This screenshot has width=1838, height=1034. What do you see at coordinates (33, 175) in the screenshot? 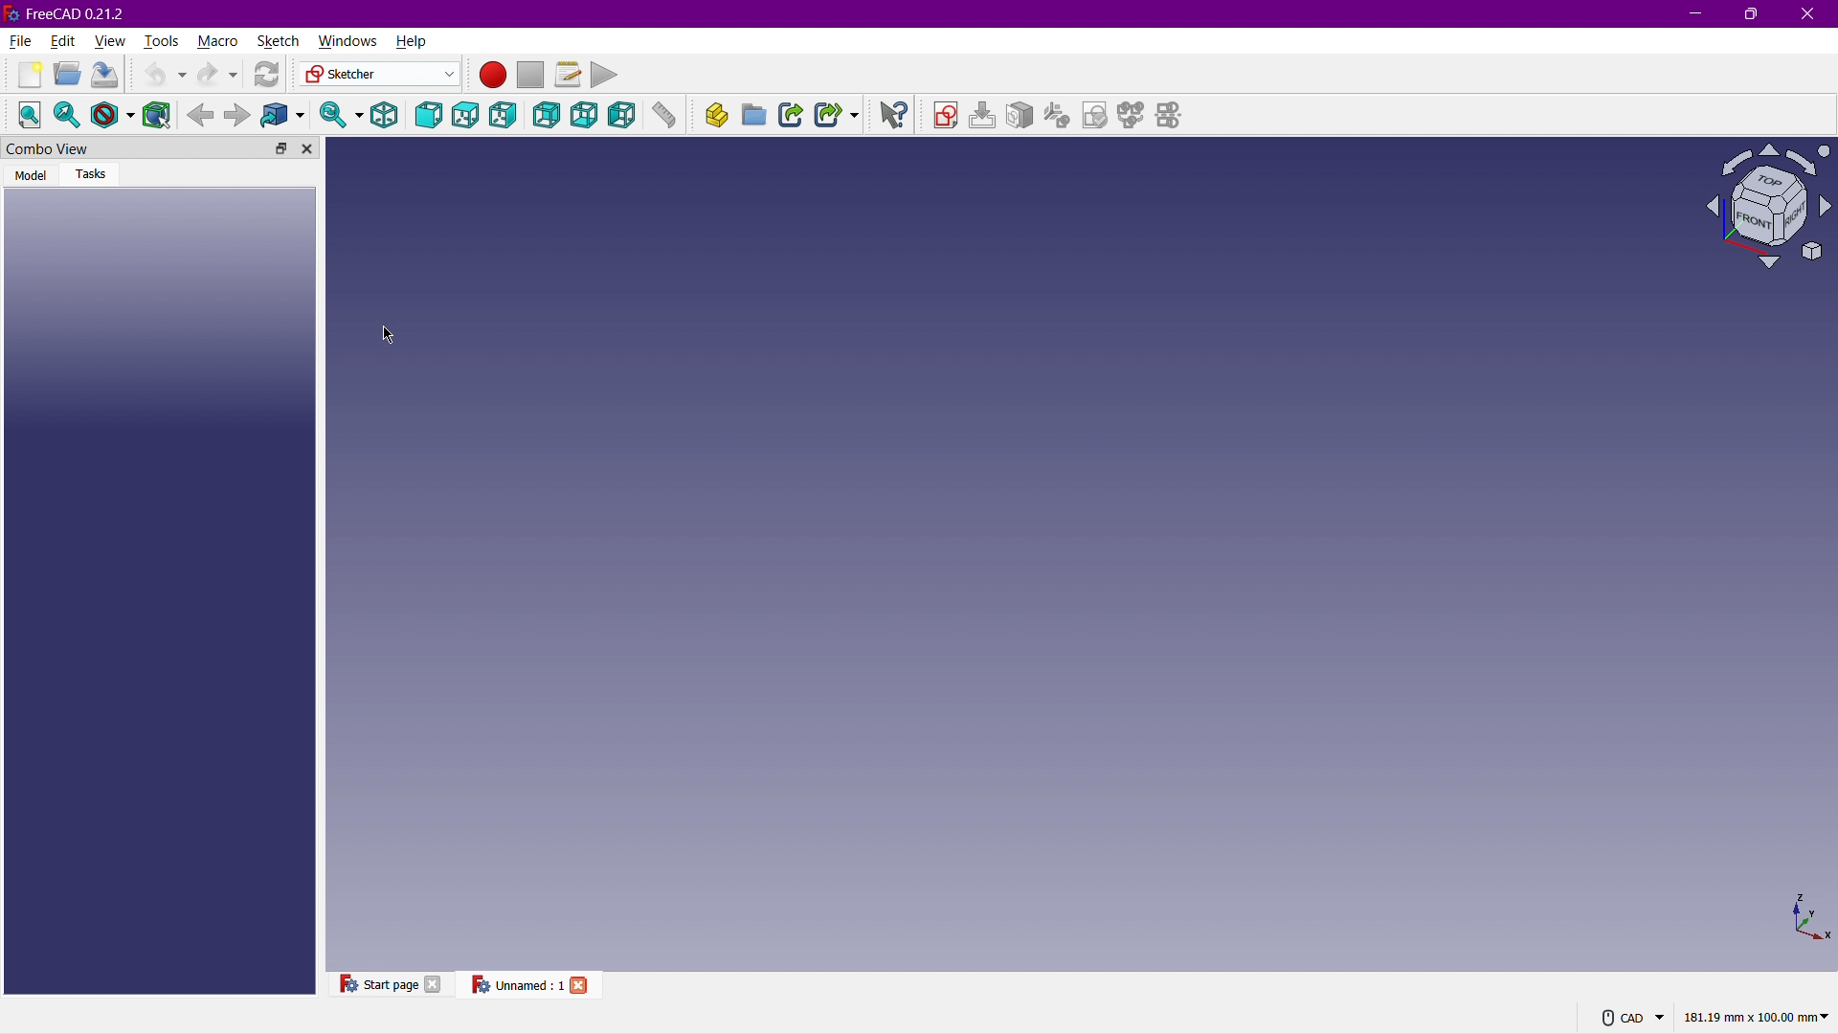
I see `Model` at bounding box center [33, 175].